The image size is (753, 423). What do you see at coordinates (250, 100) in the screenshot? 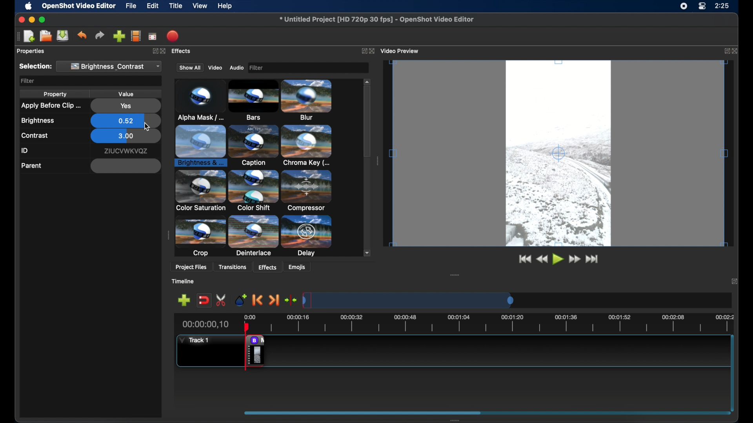
I see `blur` at bounding box center [250, 100].